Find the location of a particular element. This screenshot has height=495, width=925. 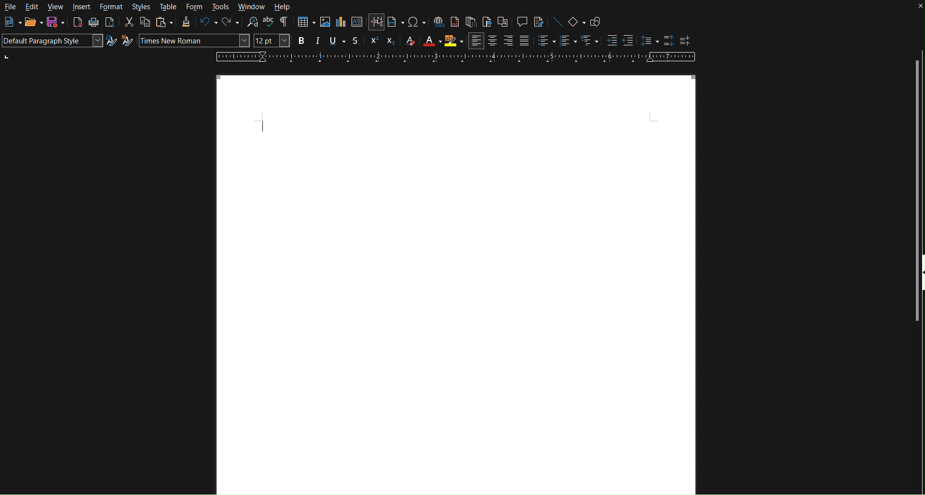

Form is located at coordinates (193, 7).